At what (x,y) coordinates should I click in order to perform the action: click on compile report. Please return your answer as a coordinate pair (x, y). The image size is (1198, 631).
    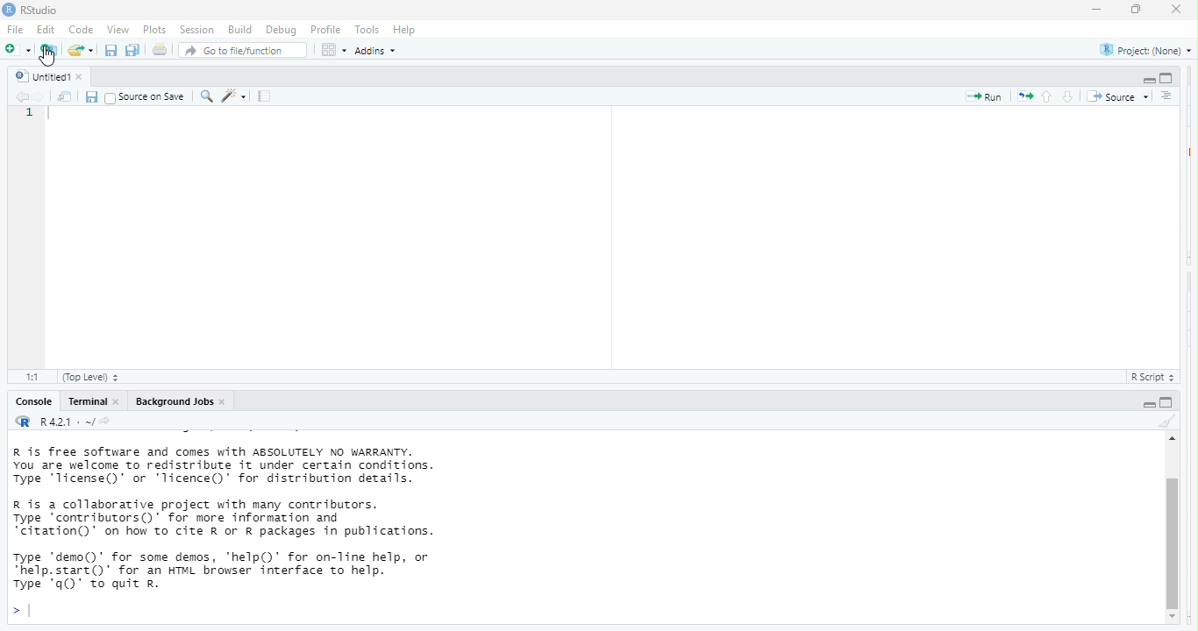
    Looking at the image, I should click on (267, 97).